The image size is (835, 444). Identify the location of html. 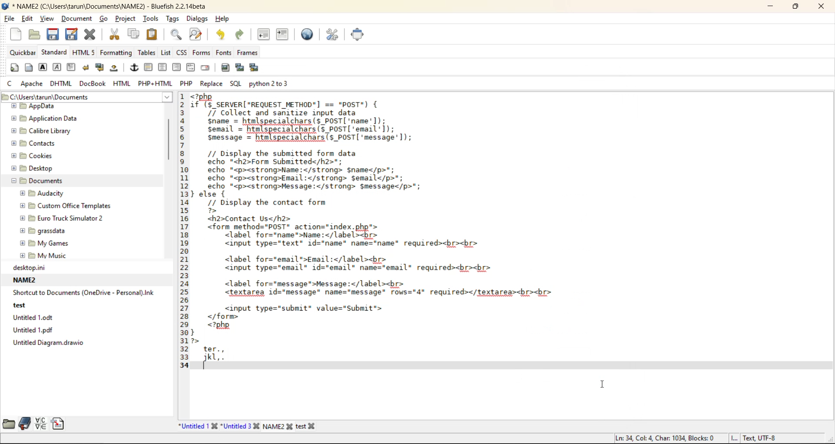
(121, 84).